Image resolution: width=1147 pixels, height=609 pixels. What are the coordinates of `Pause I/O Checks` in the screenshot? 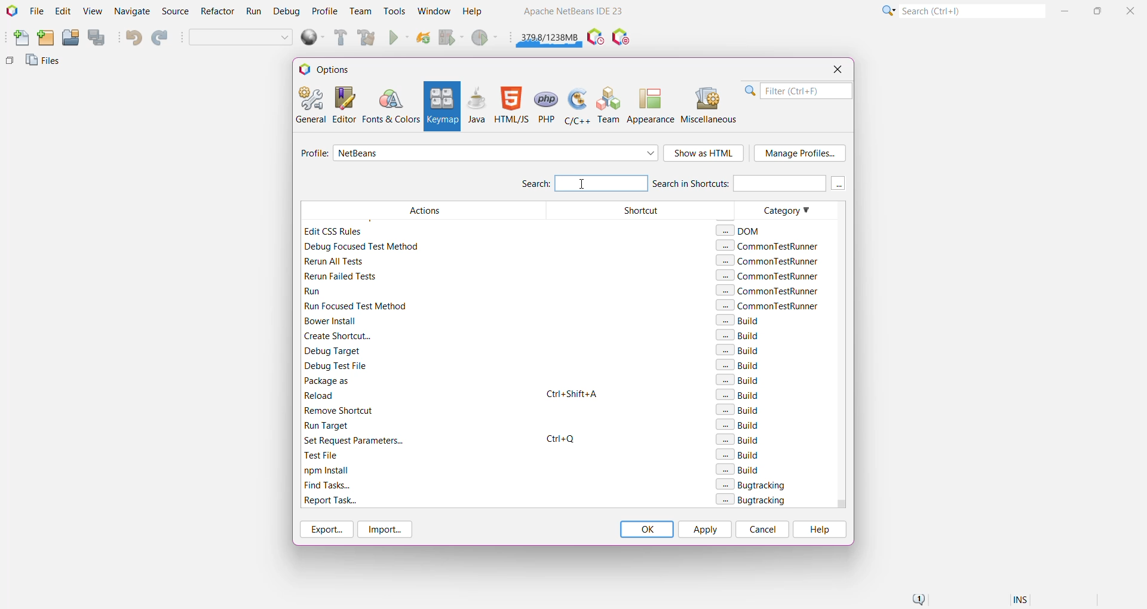 It's located at (622, 38).